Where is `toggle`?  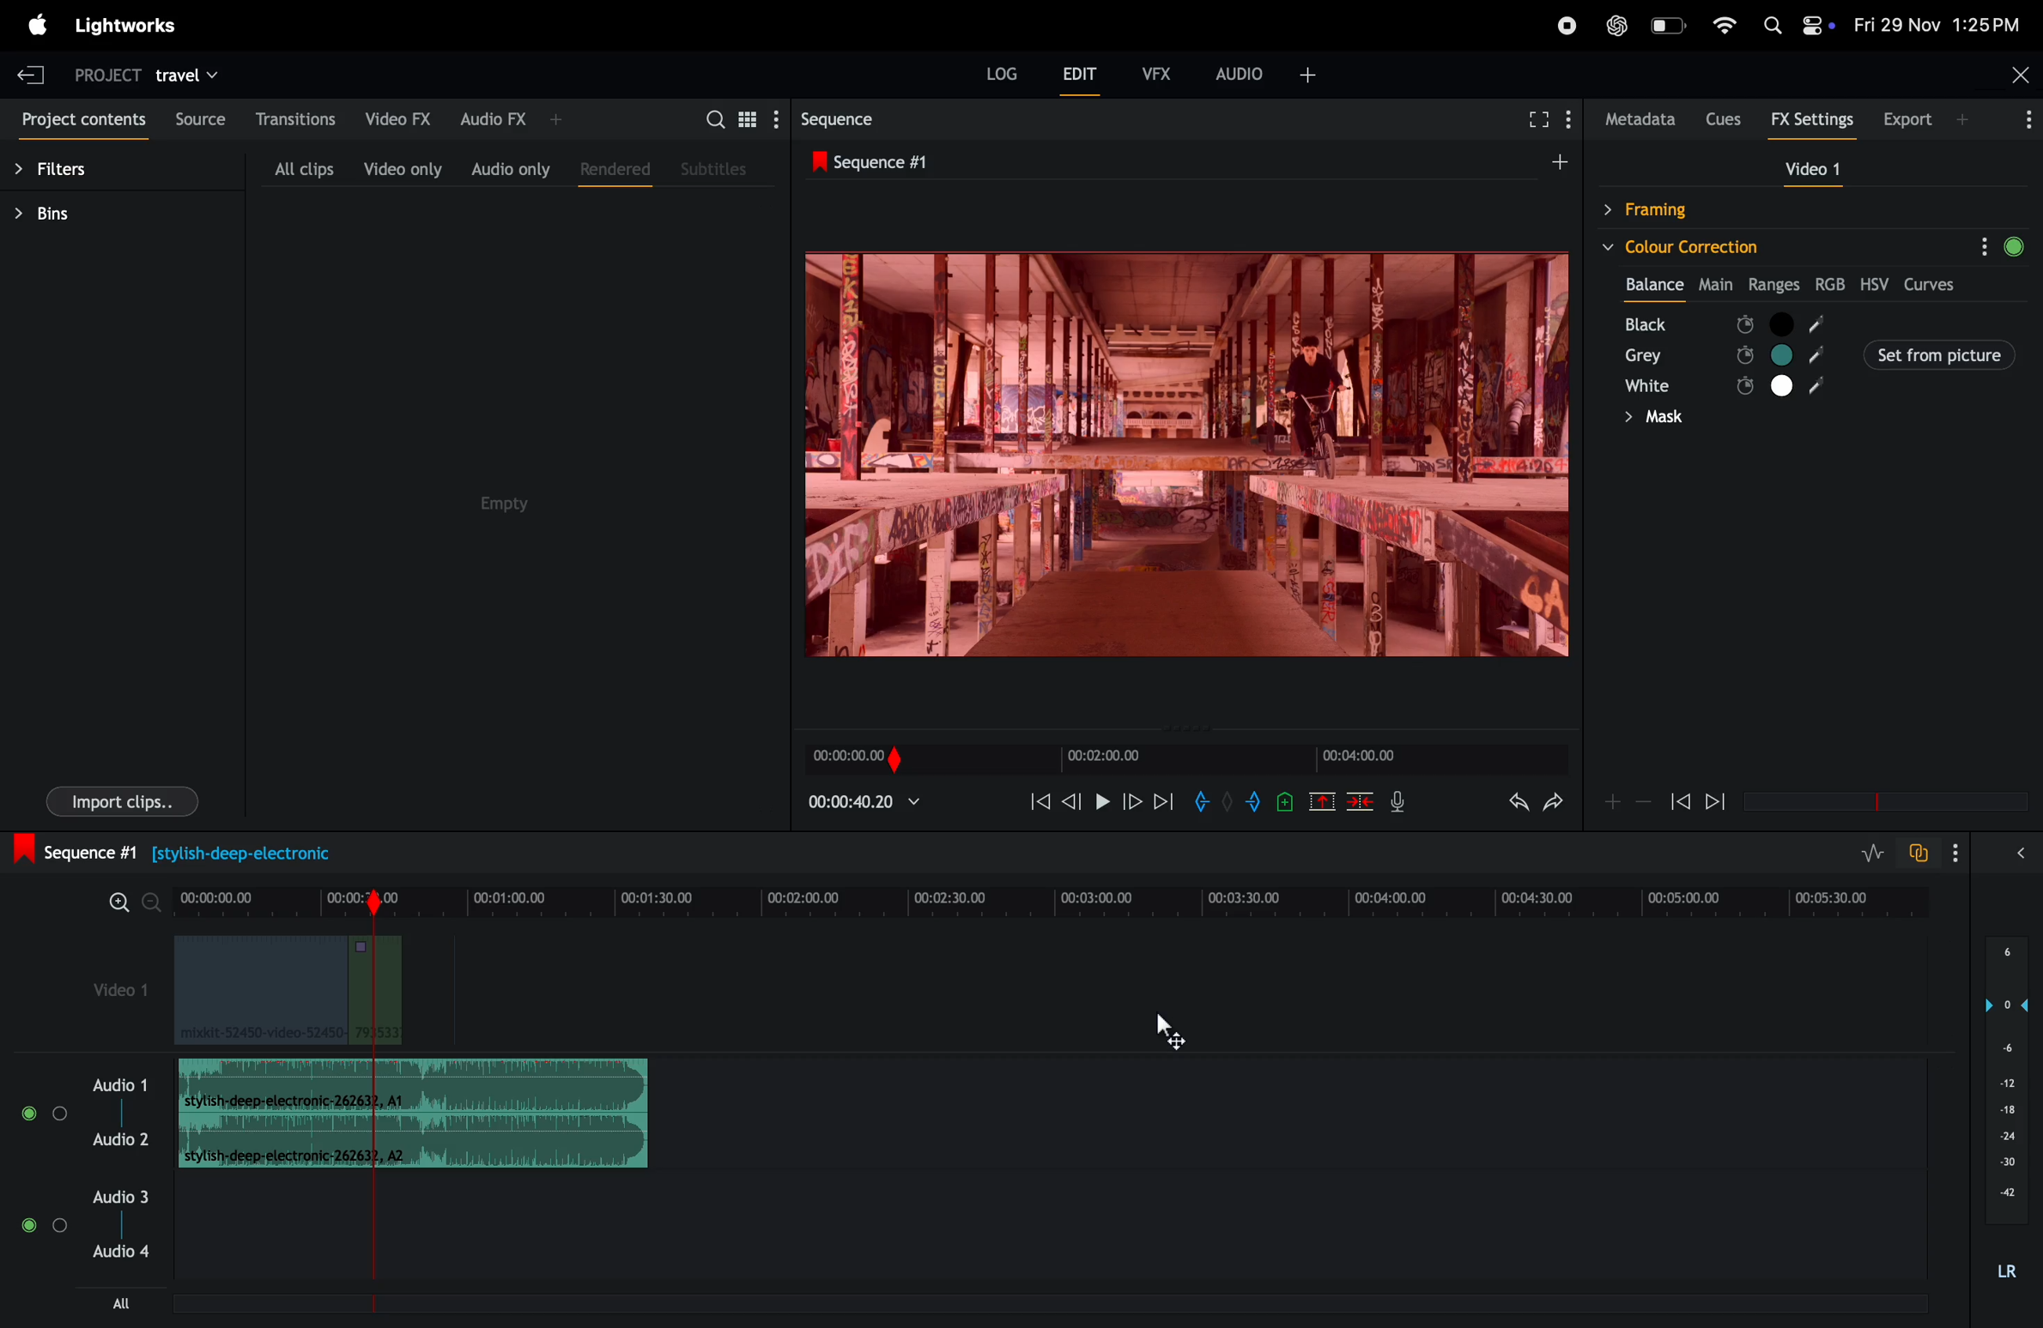 toggle is located at coordinates (27, 1114).